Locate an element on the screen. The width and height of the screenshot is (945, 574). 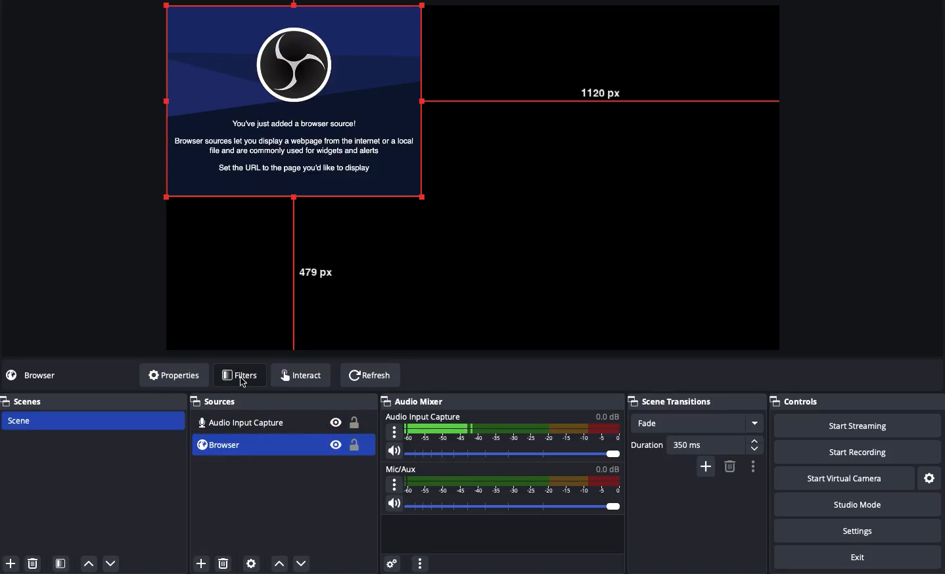
Add is located at coordinates (10, 565).